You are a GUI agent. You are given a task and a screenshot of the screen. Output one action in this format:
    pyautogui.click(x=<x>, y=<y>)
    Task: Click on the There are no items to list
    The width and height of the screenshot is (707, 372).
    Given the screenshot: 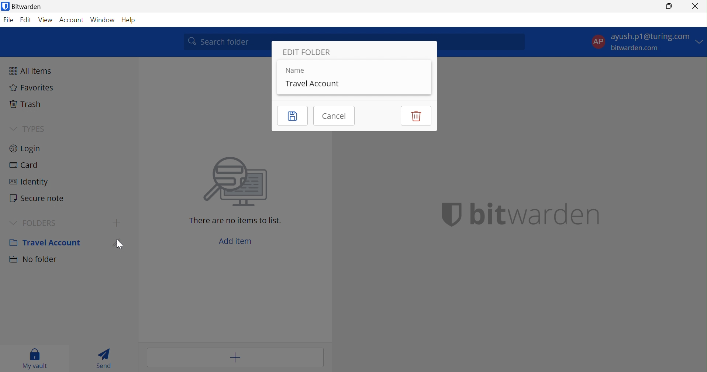 What is the action you would take?
    pyautogui.click(x=236, y=220)
    